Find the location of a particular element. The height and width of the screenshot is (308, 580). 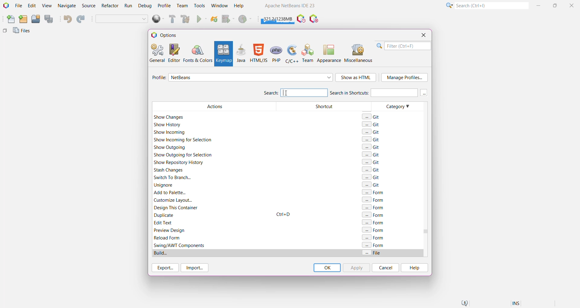

Help is located at coordinates (242, 6).